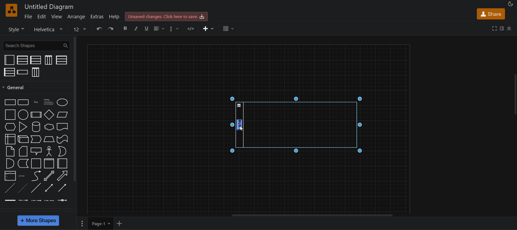  Describe the element at coordinates (9, 163) in the screenshot. I see `and` at that location.